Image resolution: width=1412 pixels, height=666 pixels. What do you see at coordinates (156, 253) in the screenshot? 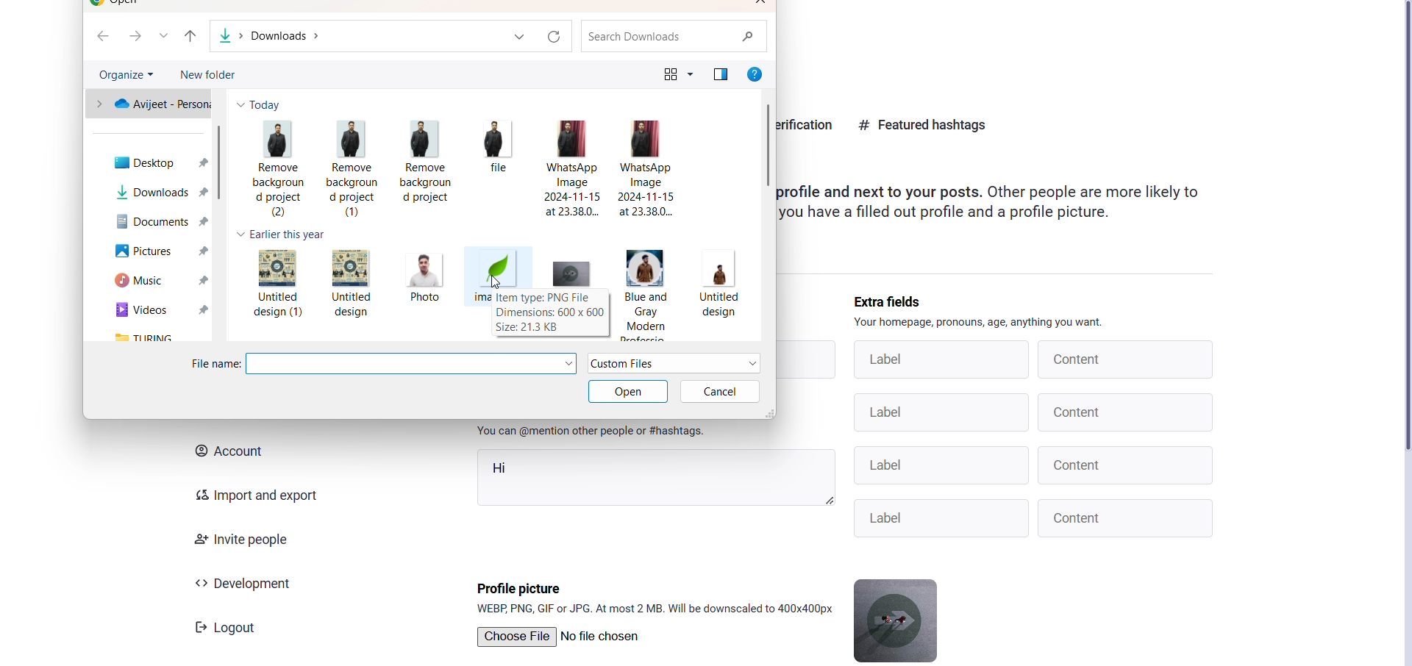
I see `pictures` at bounding box center [156, 253].